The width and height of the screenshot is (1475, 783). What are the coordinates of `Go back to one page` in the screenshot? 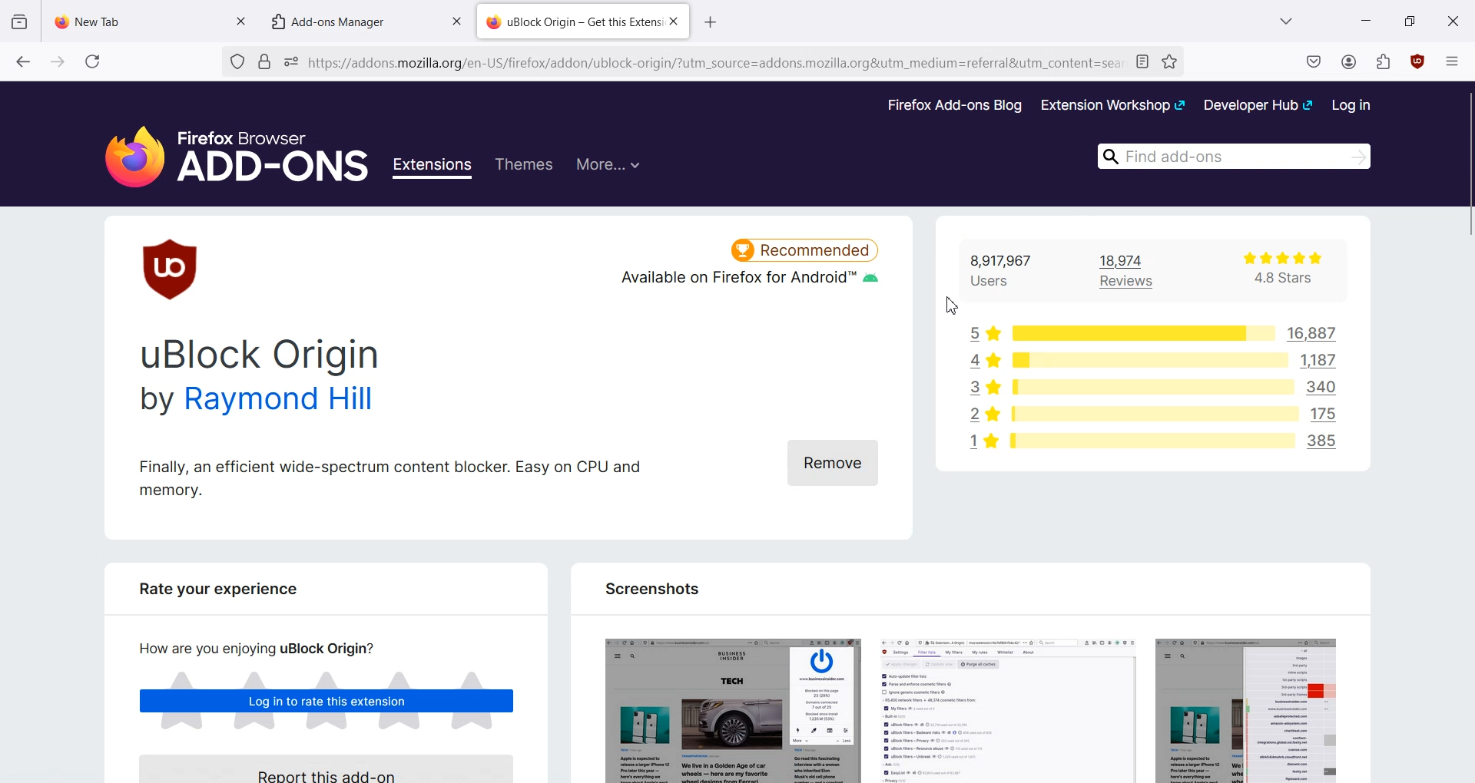 It's located at (22, 61).